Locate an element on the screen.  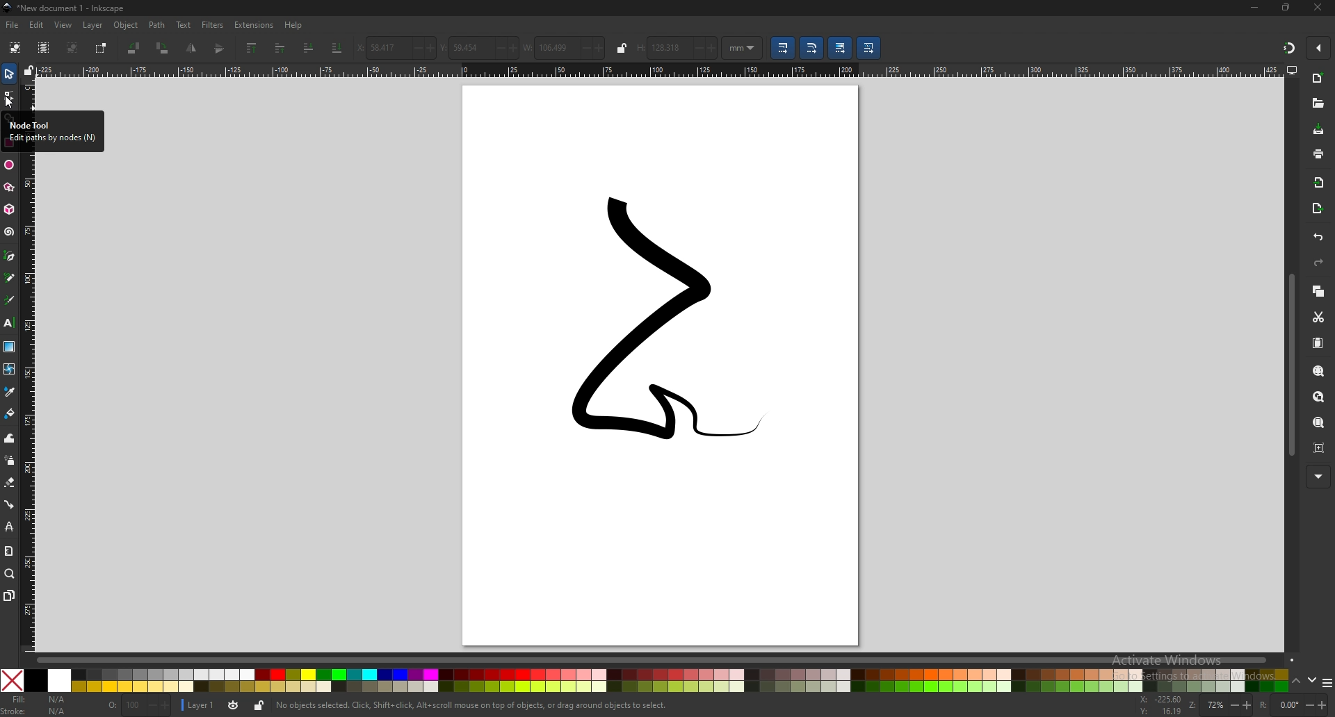
cut is located at coordinates (1318, 318).